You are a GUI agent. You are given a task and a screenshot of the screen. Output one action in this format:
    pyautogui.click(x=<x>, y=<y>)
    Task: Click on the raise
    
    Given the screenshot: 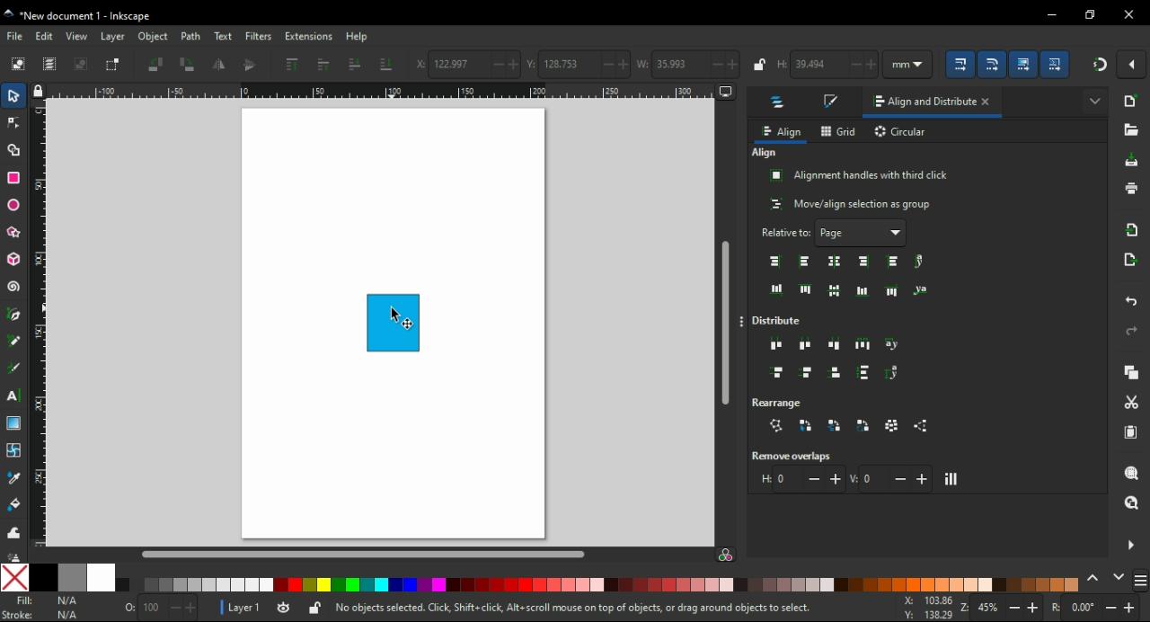 What is the action you would take?
    pyautogui.click(x=325, y=65)
    